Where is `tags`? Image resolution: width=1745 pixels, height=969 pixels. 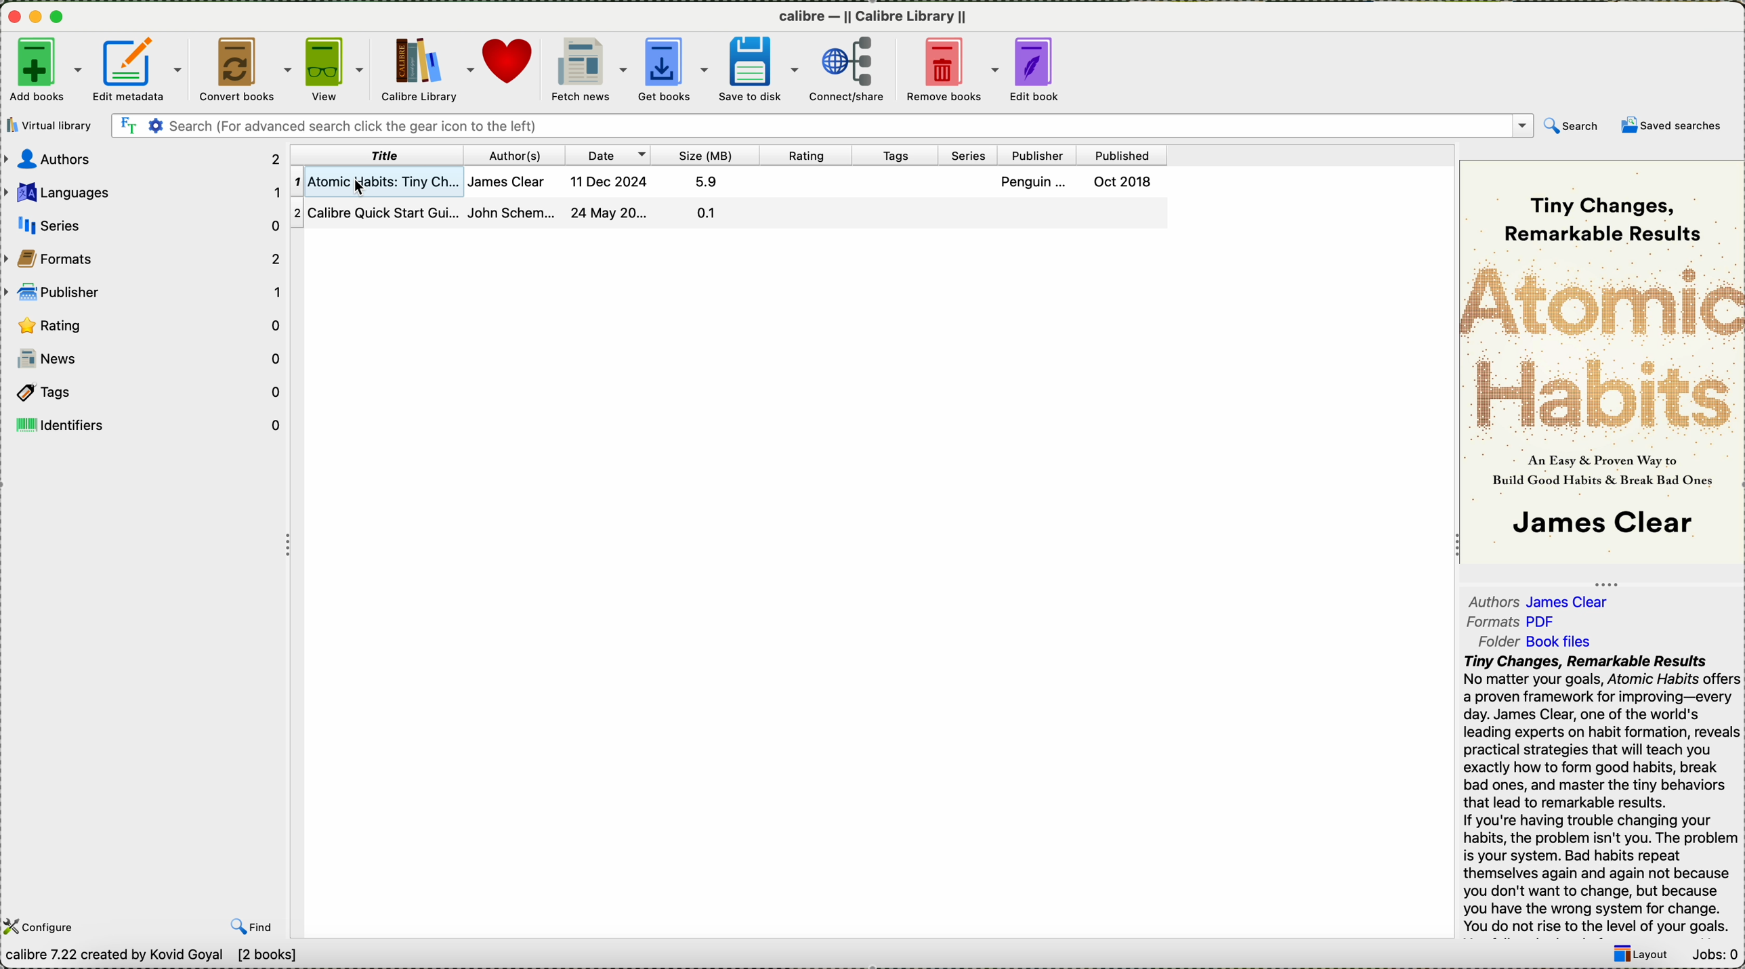
tags is located at coordinates (149, 394).